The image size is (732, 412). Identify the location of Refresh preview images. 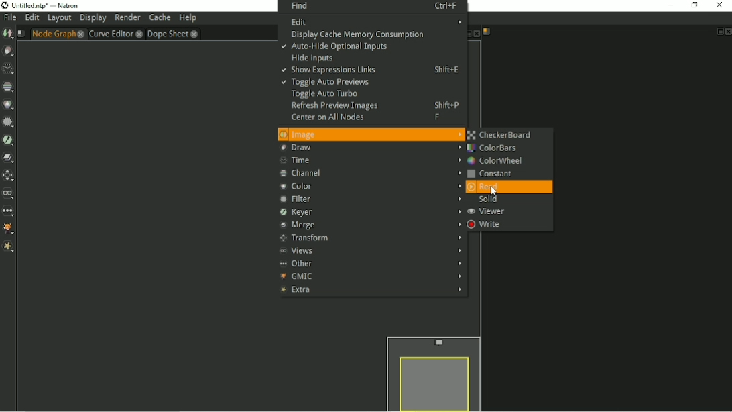
(375, 105).